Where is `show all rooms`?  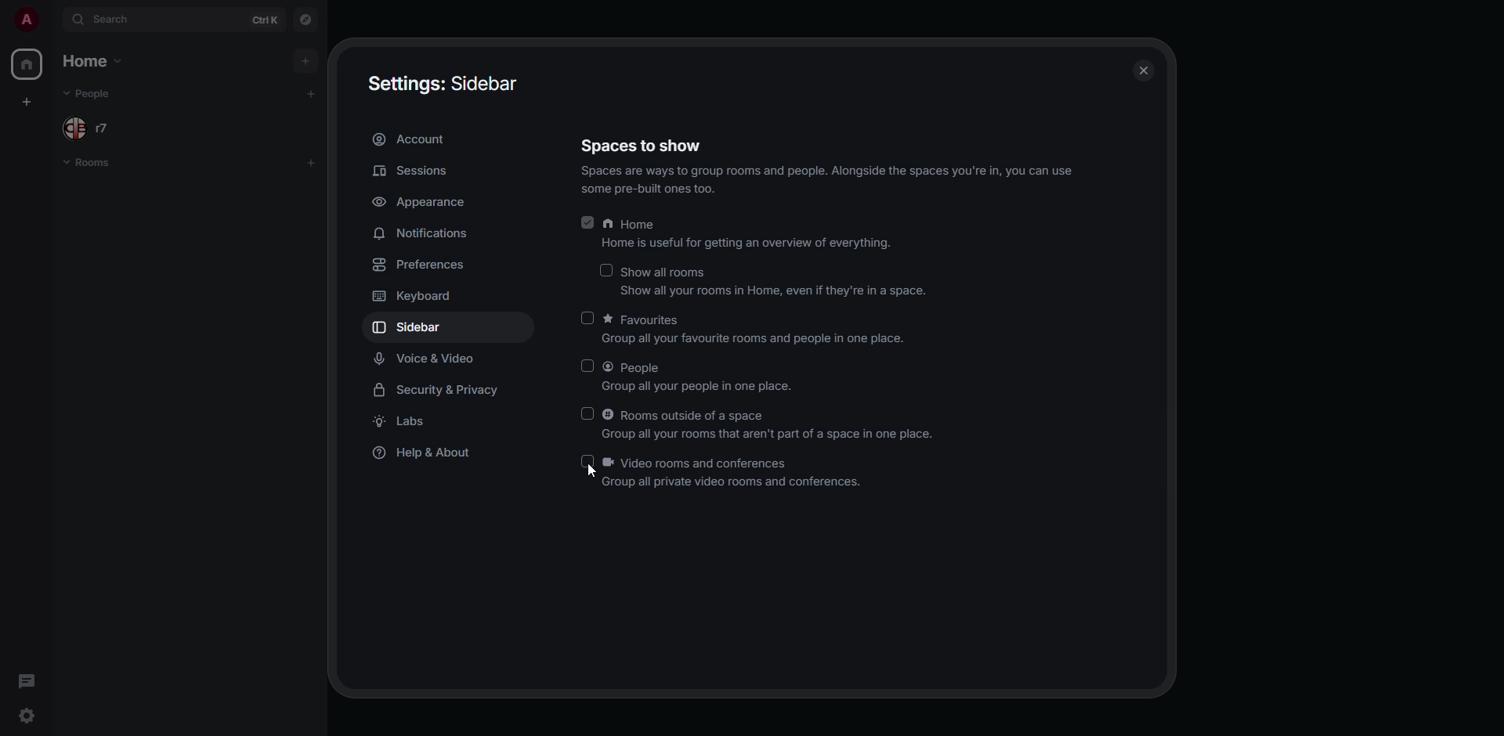
show all rooms is located at coordinates (776, 282).